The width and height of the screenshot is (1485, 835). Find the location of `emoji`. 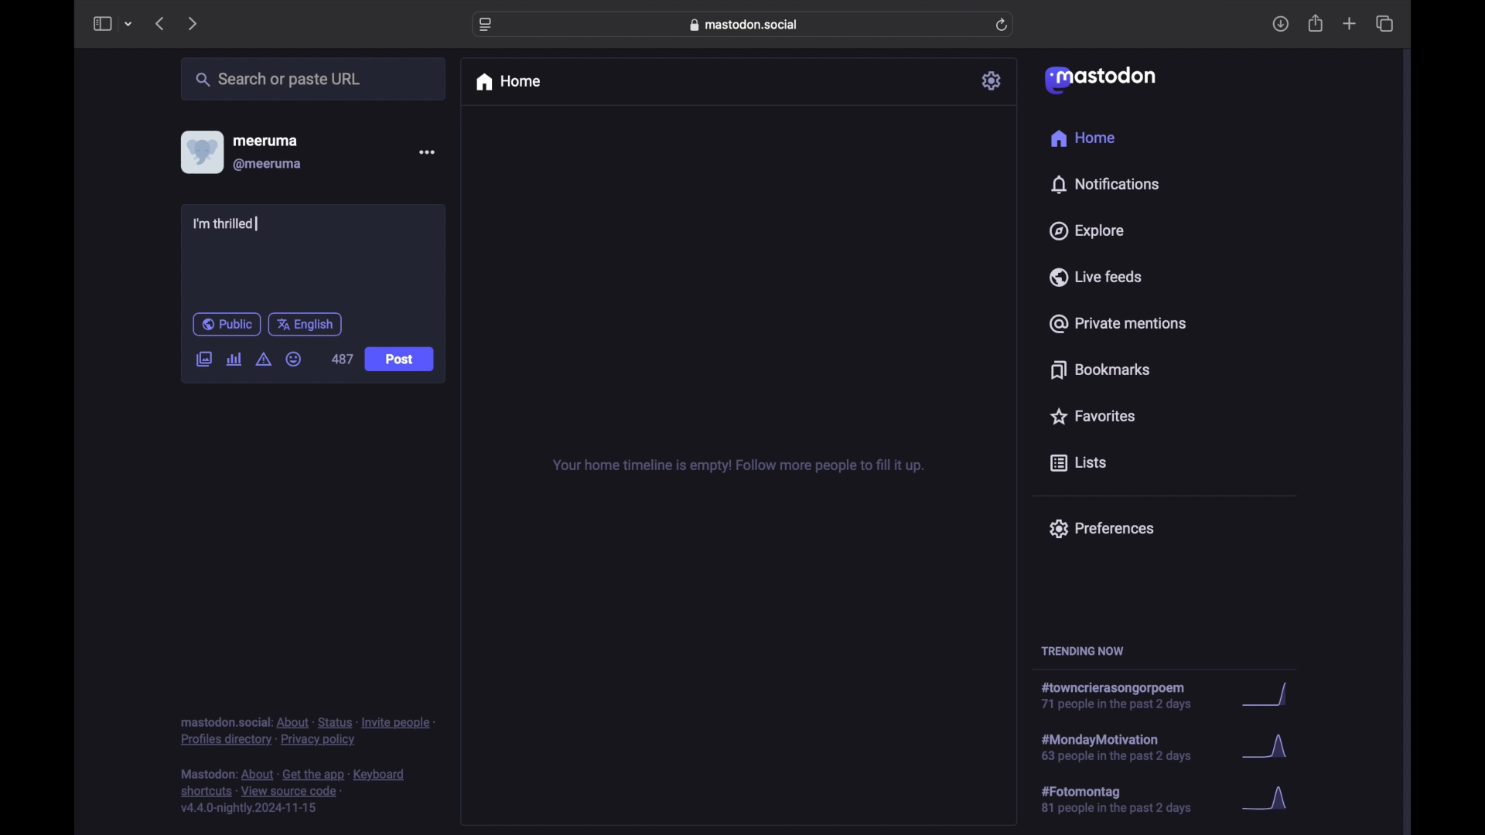

emoji is located at coordinates (293, 359).